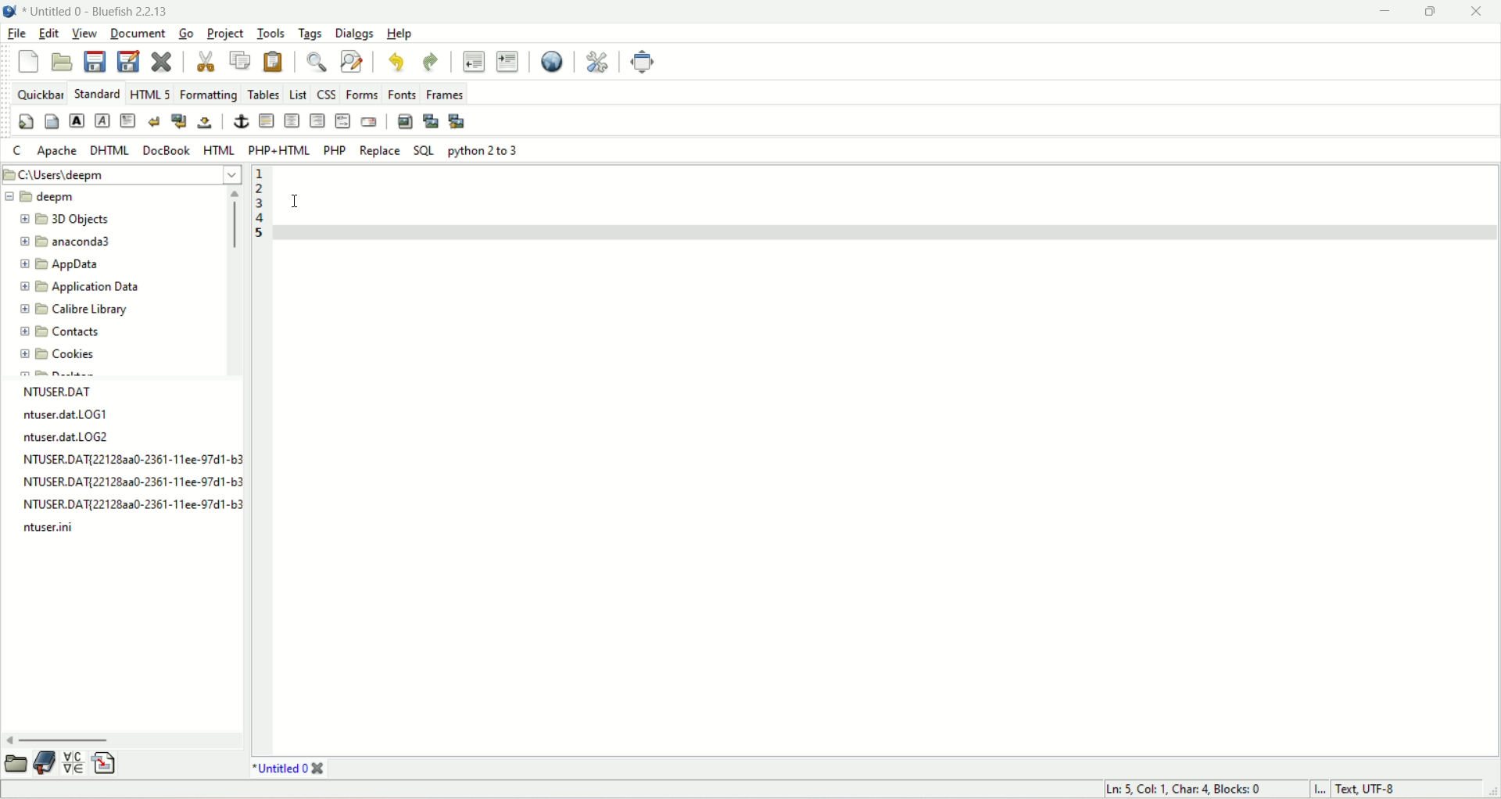 Image resolution: width=1501 pixels, height=799 pixels. I want to click on file name, so click(80, 438).